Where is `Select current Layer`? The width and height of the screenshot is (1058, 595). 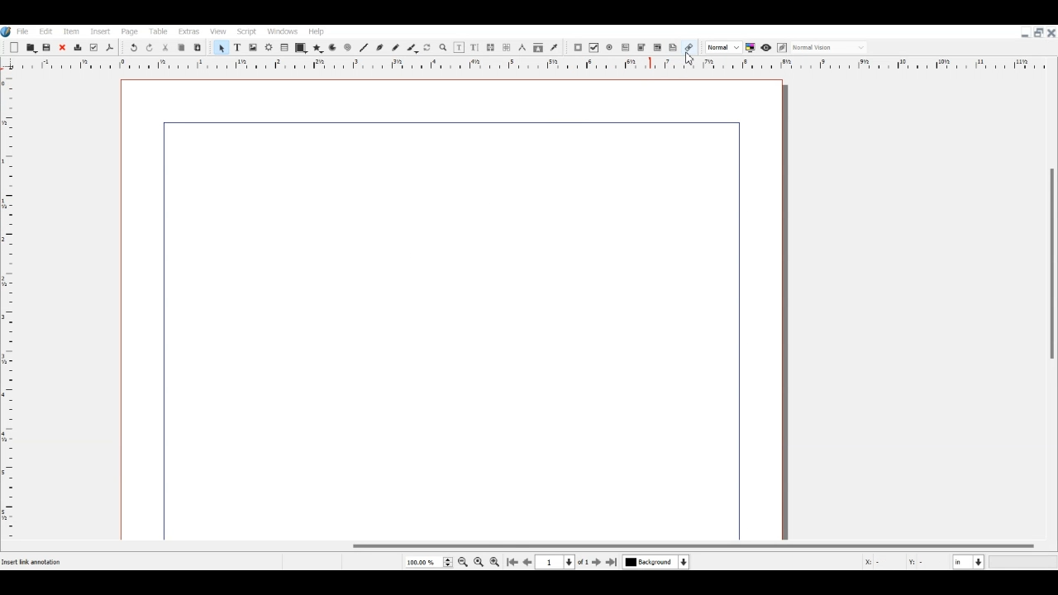 Select current Layer is located at coordinates (658, 563).